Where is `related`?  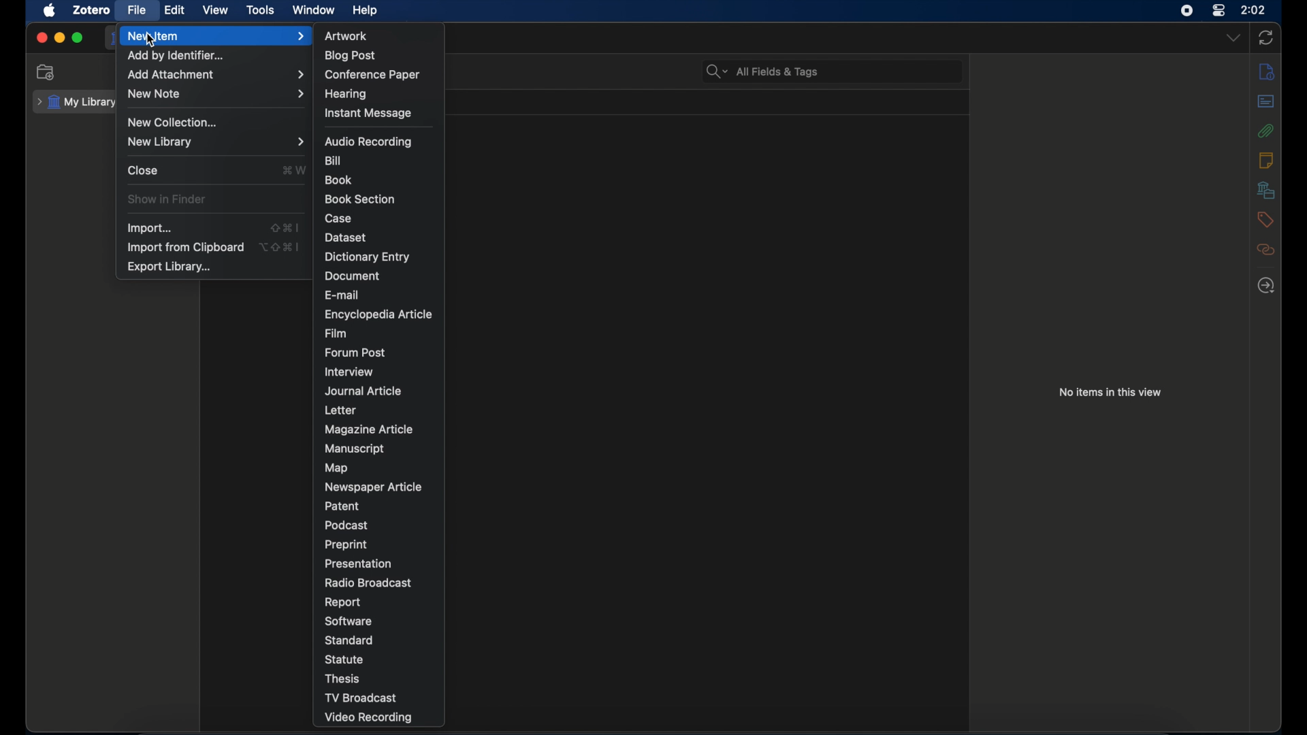 related is located at coordinates (1265, 250).